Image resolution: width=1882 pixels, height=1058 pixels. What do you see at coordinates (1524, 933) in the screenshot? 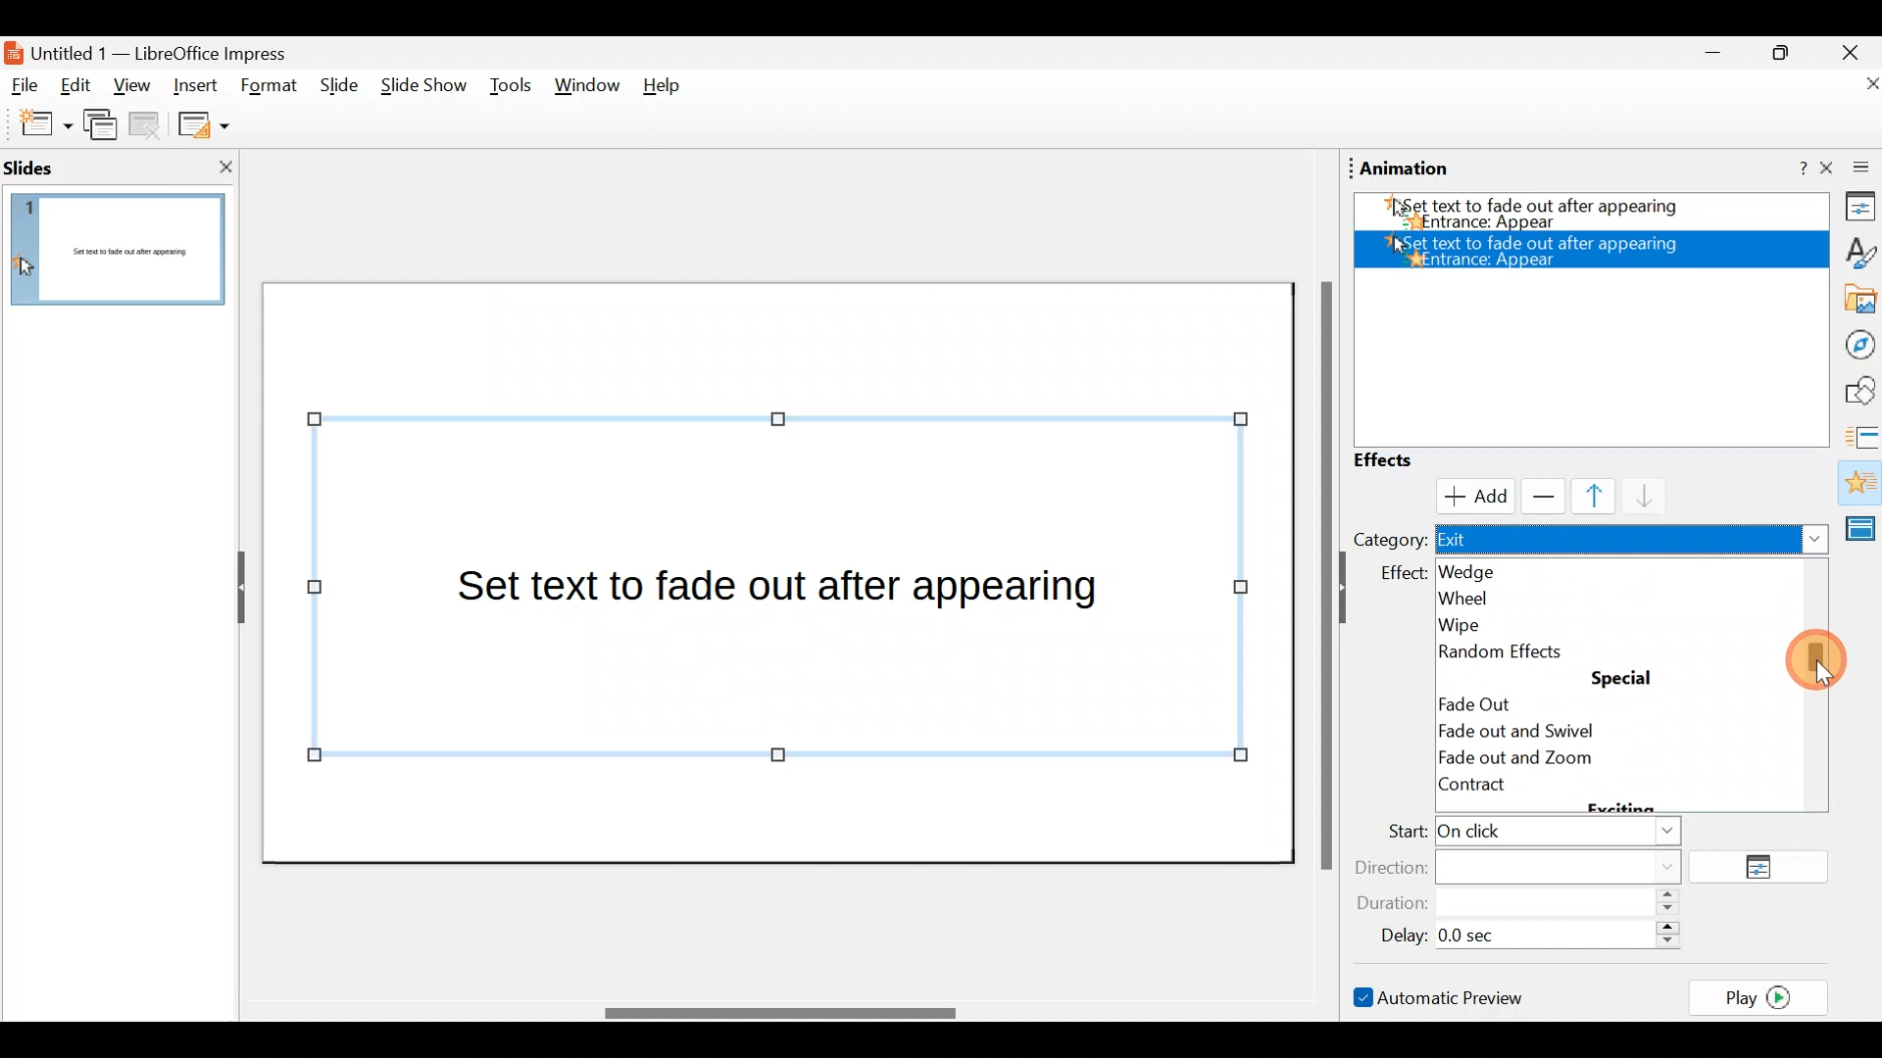
I see `Delay` at bounding box center [1524, 933].